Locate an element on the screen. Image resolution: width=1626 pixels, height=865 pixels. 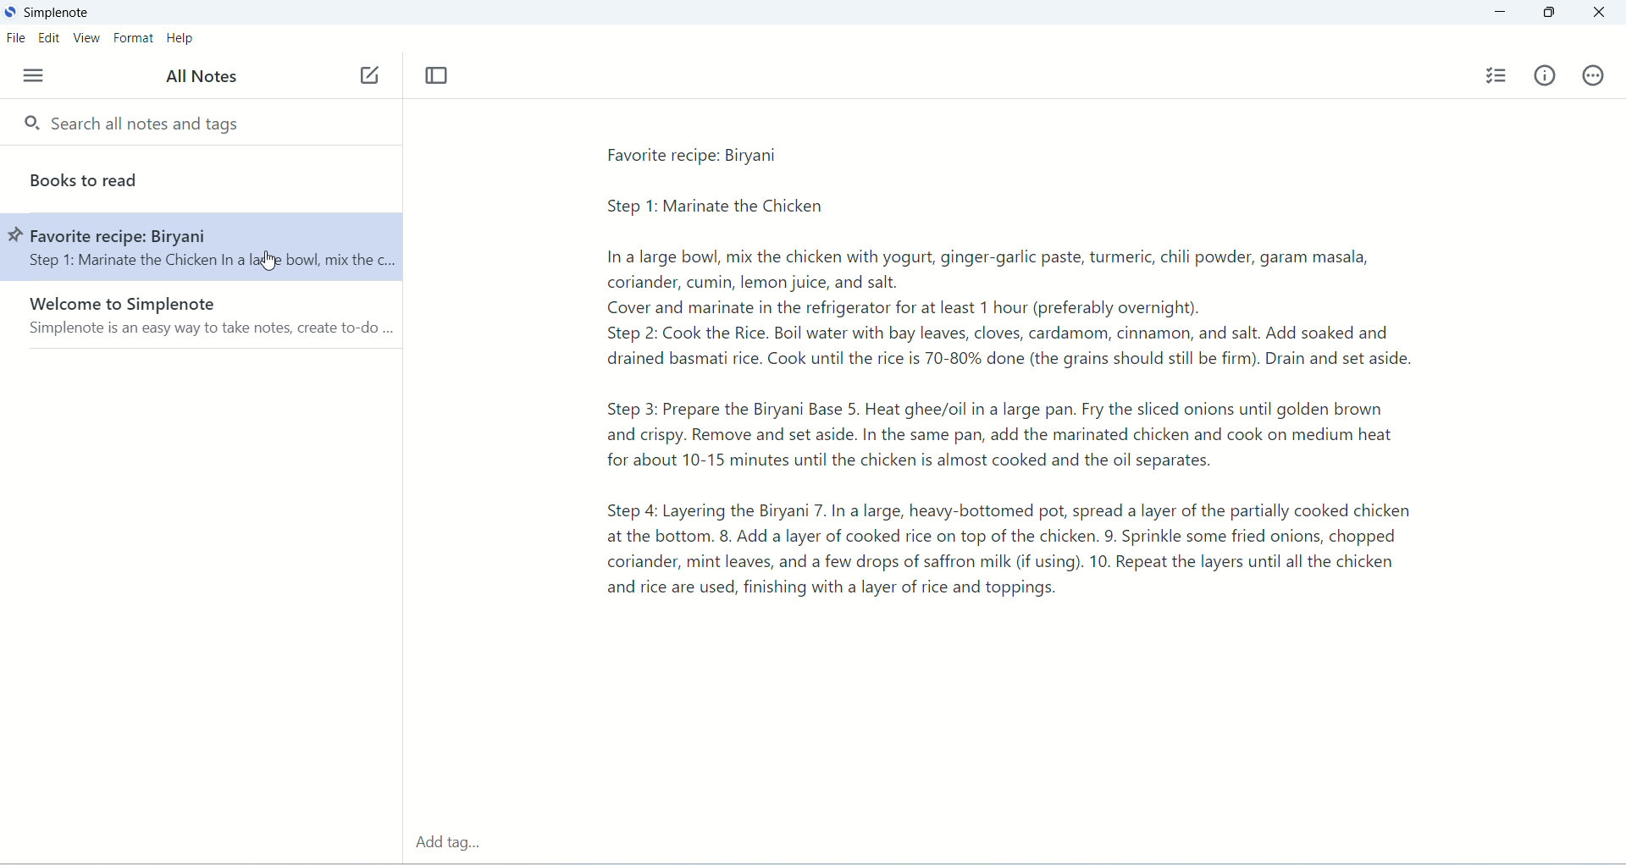
close is located at coordinates (1602, 10).